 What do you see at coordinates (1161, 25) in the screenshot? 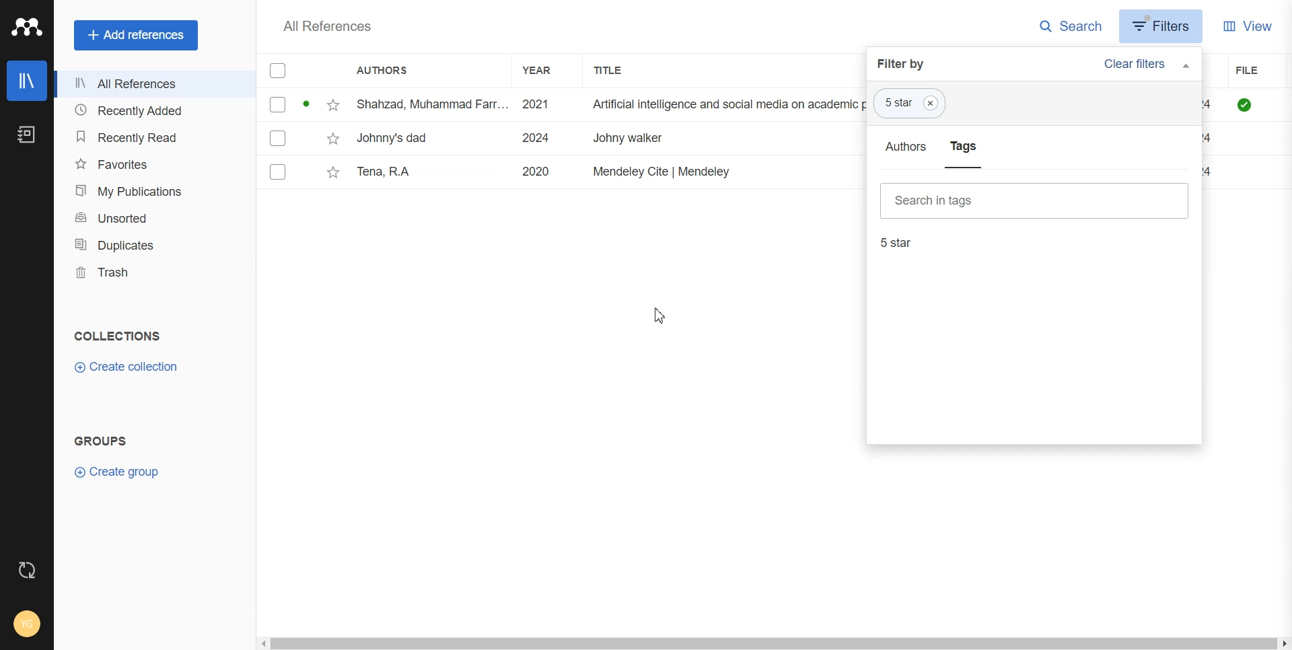
I see `Filters` at bounding box center [1161, 25].